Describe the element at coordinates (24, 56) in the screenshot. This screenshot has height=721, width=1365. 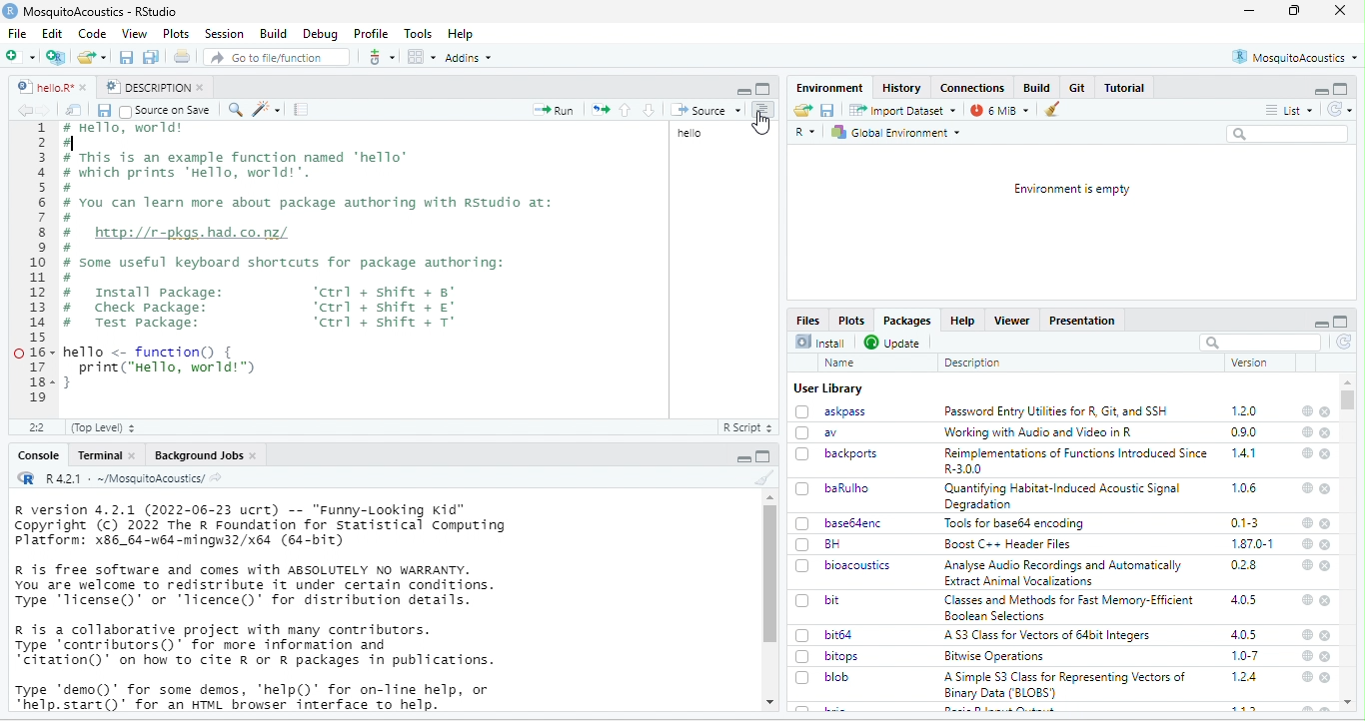
I see `New file` at that location.